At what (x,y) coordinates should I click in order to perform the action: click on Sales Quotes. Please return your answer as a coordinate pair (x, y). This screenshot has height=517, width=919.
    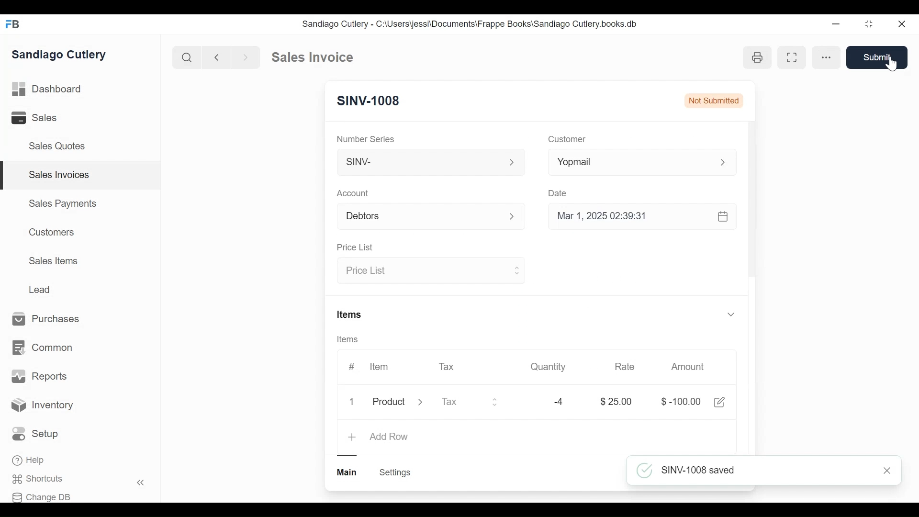
    Looking at the image, I should click on (58, 146).